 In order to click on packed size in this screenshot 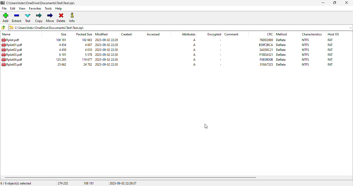, I will do `click(87, 55)`.